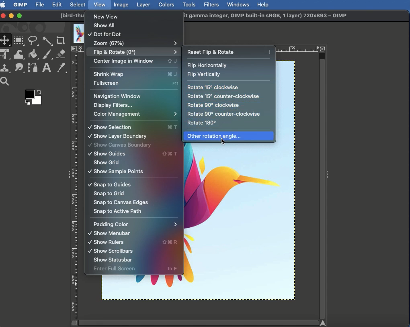 The height and width of the screenshot is (327, 410). I want to click on Flip vertical, so click(203, 75).